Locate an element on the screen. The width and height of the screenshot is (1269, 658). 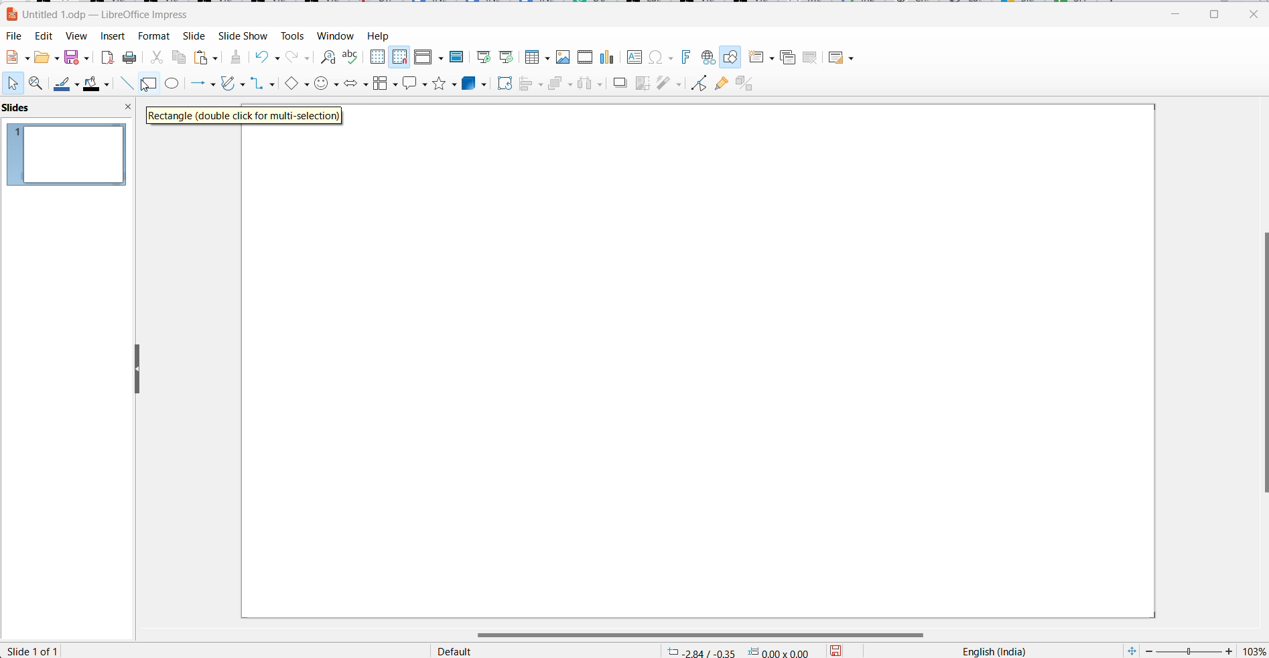
Insert text is located at coordinates (635, 56).